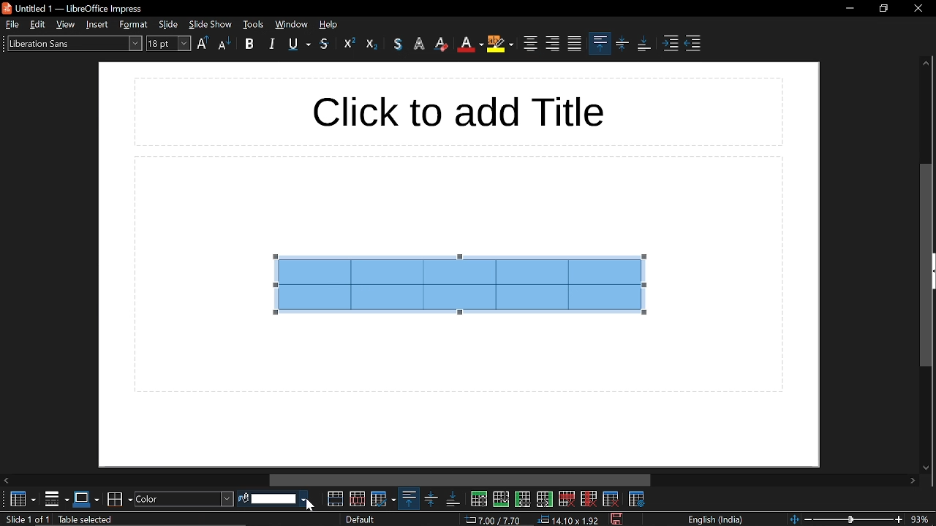  I want to click on slide style, so click(361, 519).